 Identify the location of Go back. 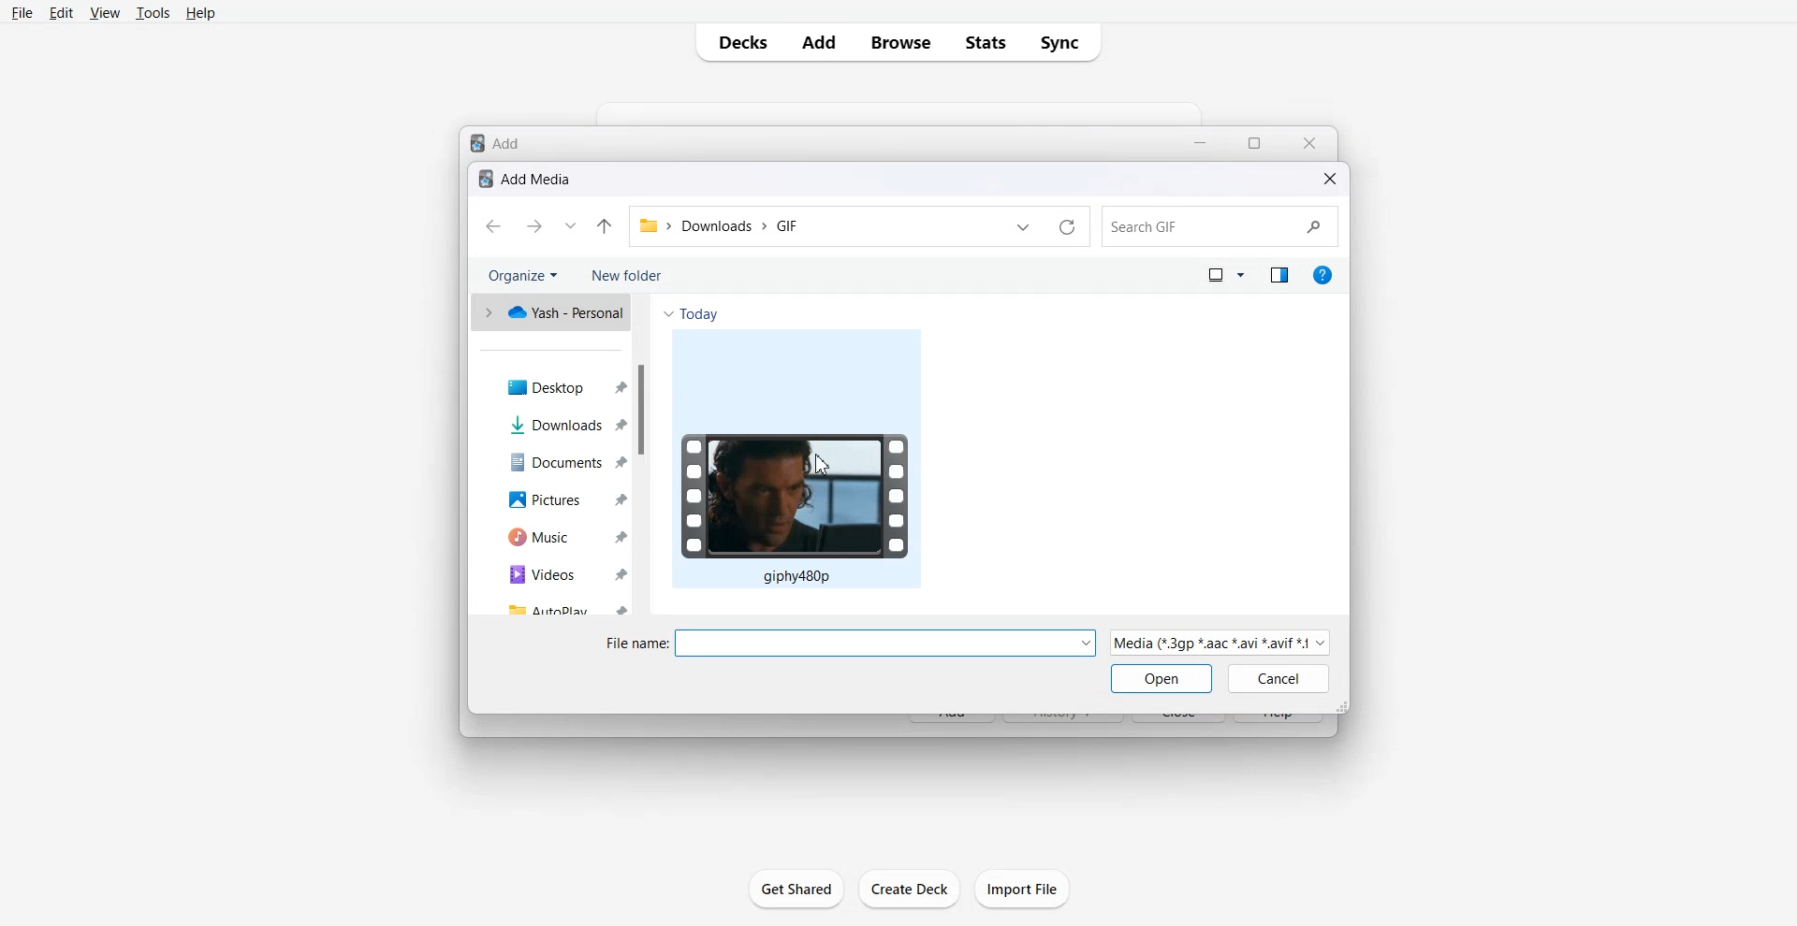
(493, 227).